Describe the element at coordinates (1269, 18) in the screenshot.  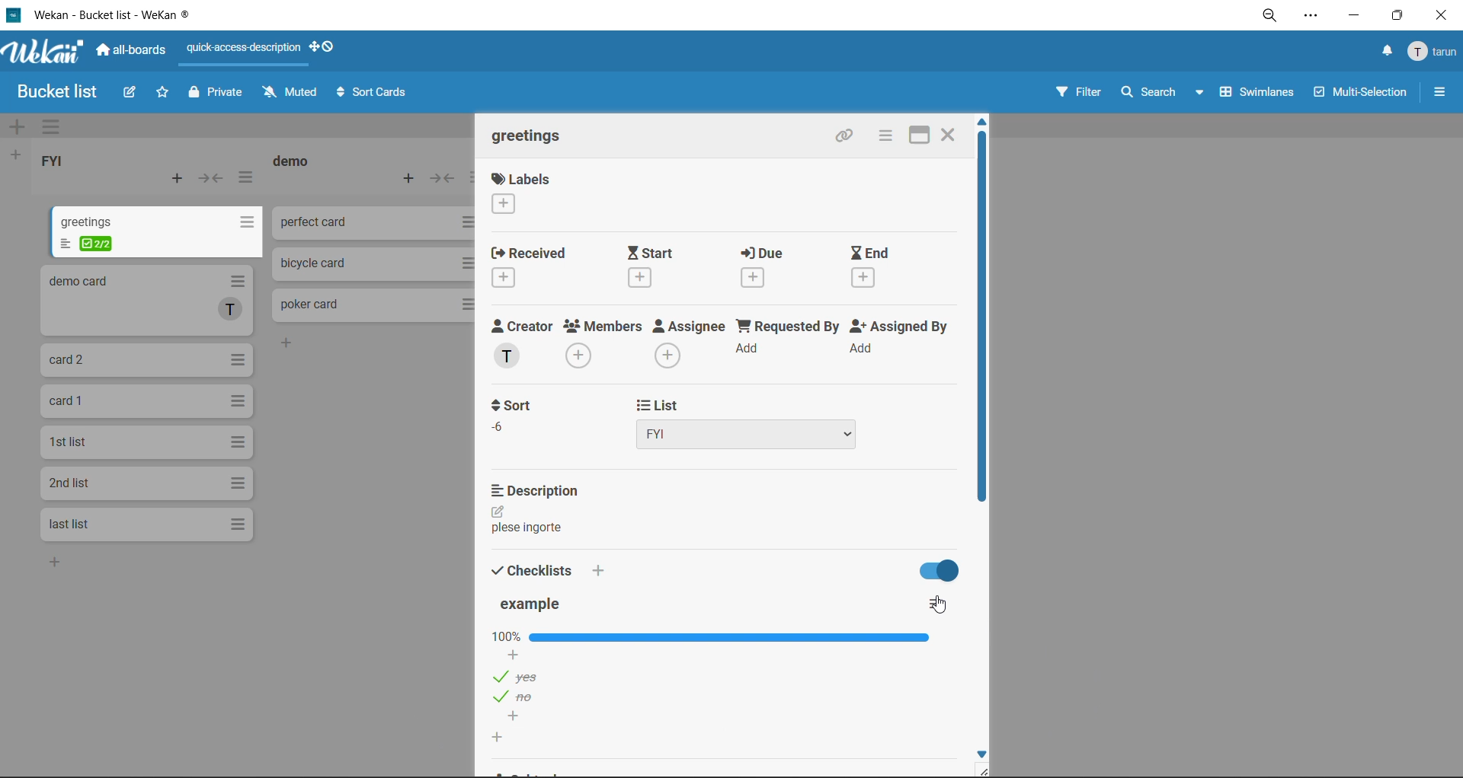
I see `zoom` at that location.